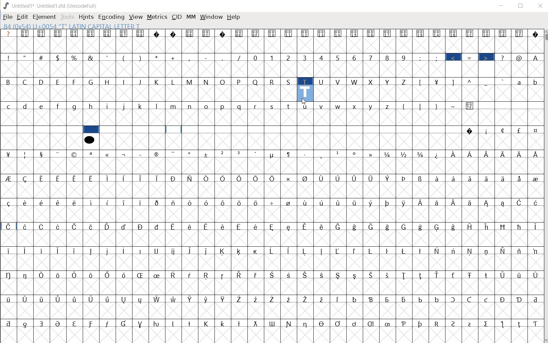  Describe the element at coordinates (107, 324) in the screenshot. I see `Symbol` at that location.